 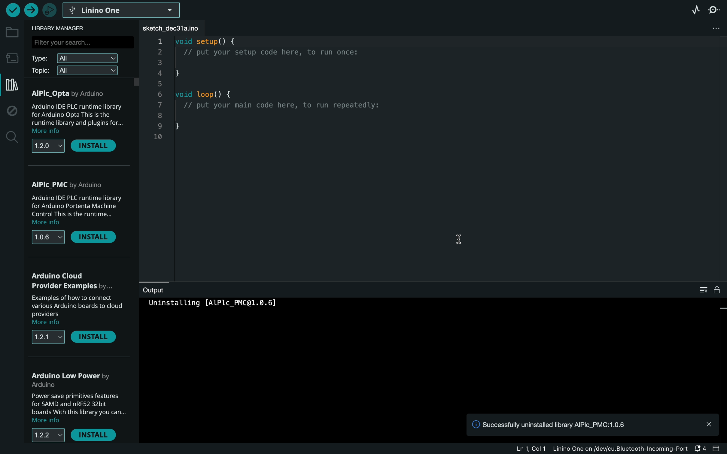 What do you see at coordinates (49, 11) in the screenshot?
I see `debugger` at bounding box center [49, 11].